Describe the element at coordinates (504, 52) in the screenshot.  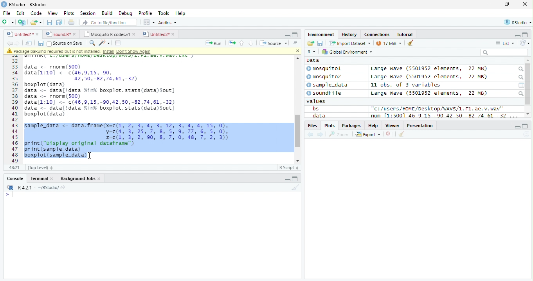
I see `search bar` at that location.